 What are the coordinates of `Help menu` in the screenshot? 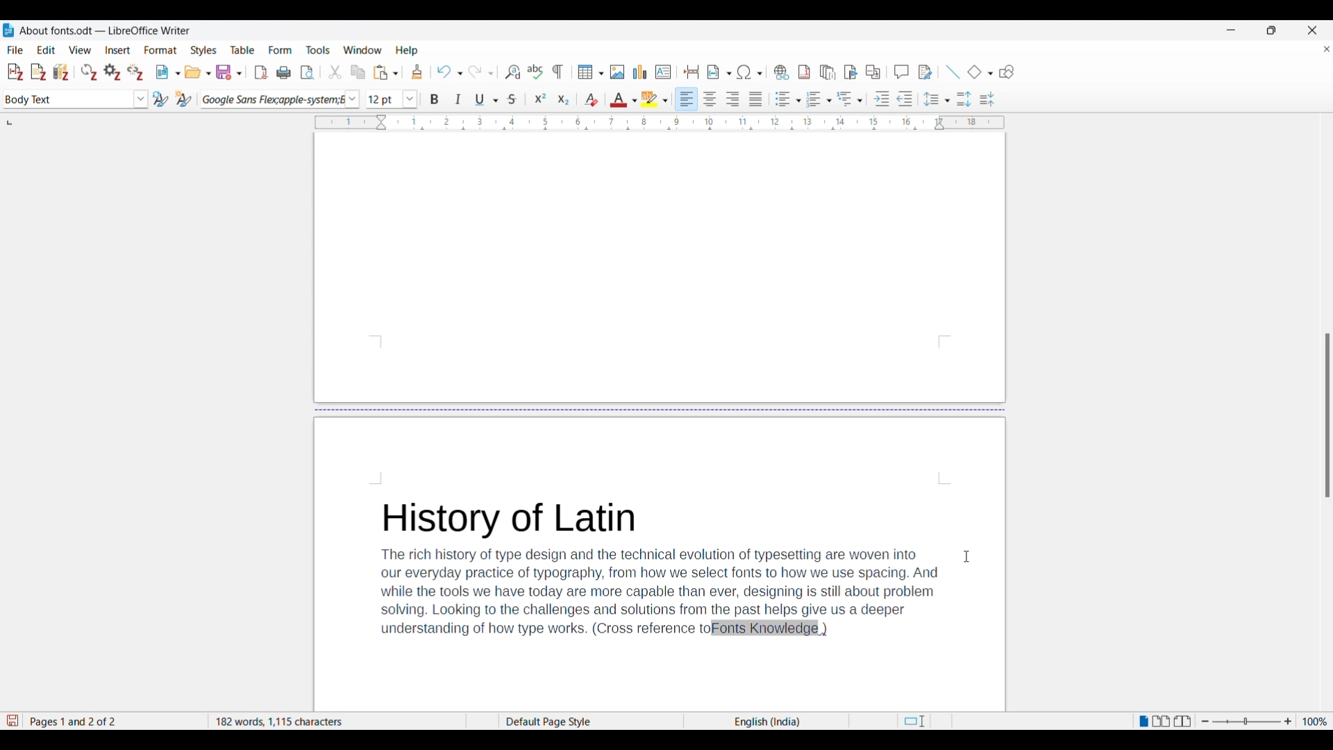 It's located at (407, 51).